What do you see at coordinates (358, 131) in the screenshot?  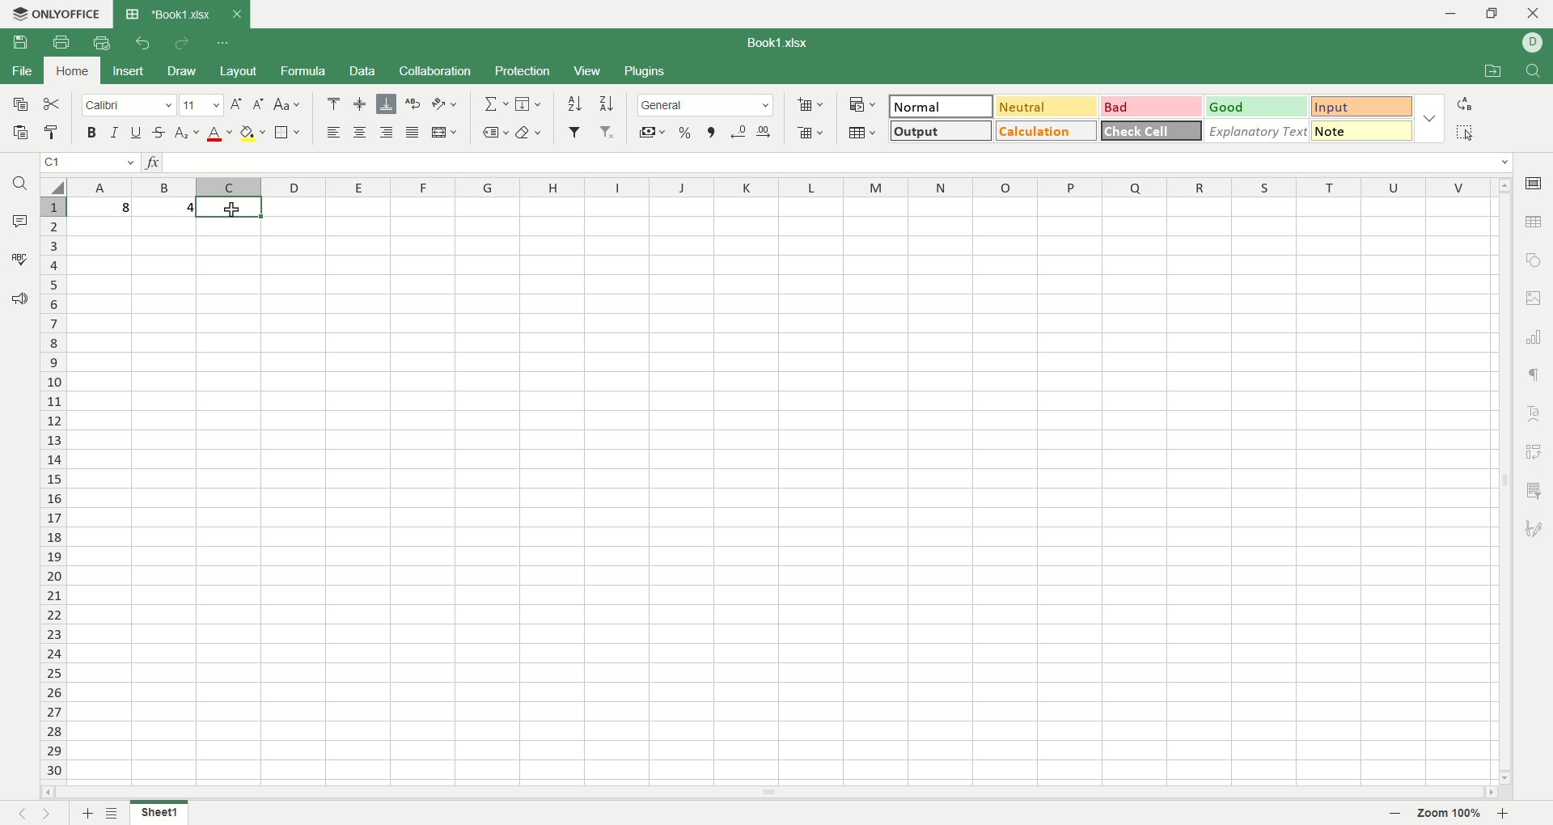 I see `align center` at bounding box center [358, 131].